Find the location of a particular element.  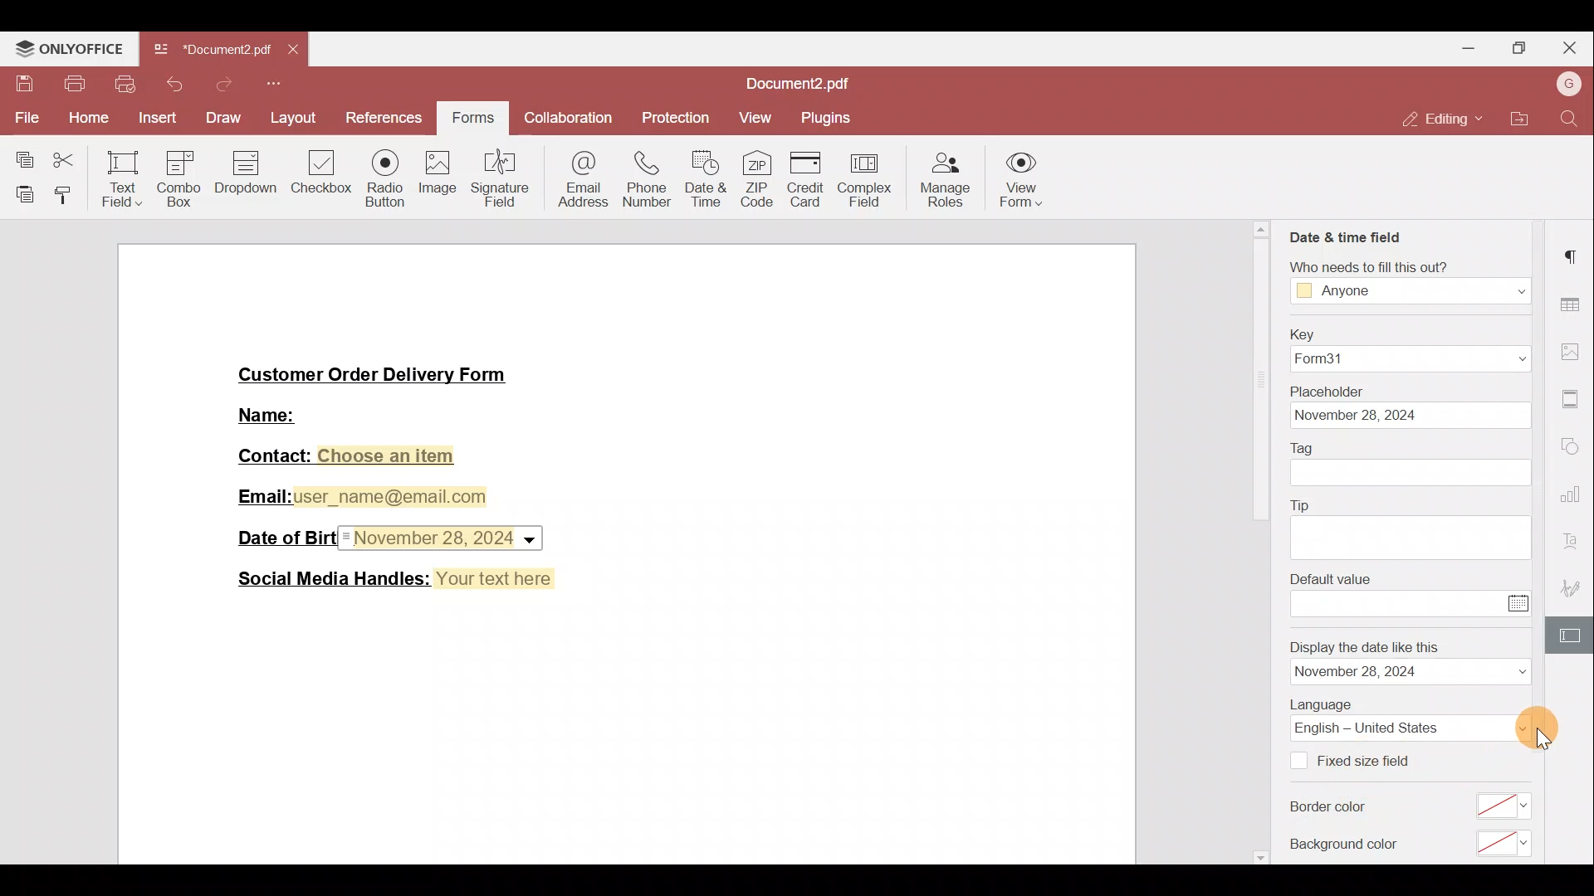

Phone number is located at coordinates (647, 175).